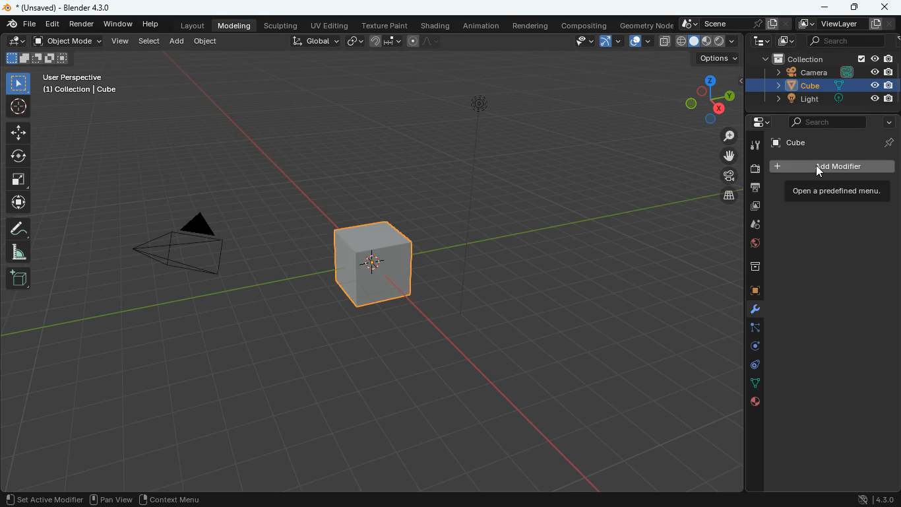 This screenshot has height=507, width=901. What do you see at coordinates (78, 500) in the screenshot?
I see `region` at bounding box center [78, 500].